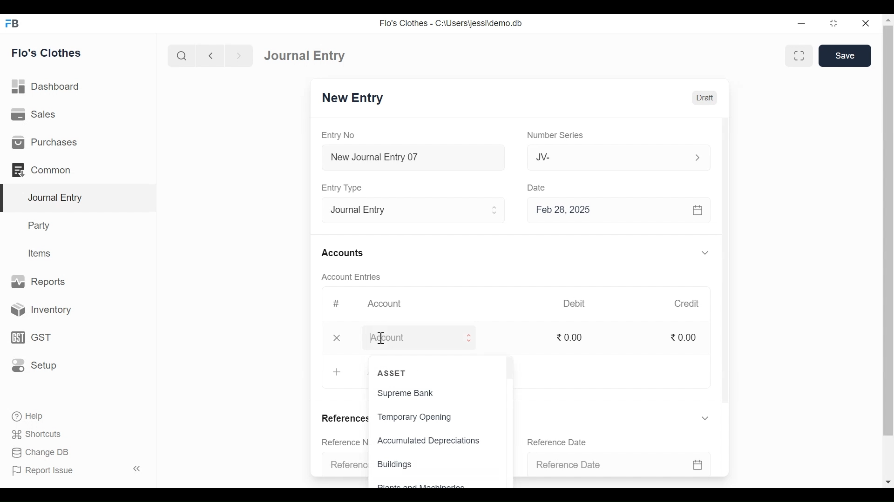  Describe the element at coordinates (494, 211) in the screenshot. I see `Expand` at that location.